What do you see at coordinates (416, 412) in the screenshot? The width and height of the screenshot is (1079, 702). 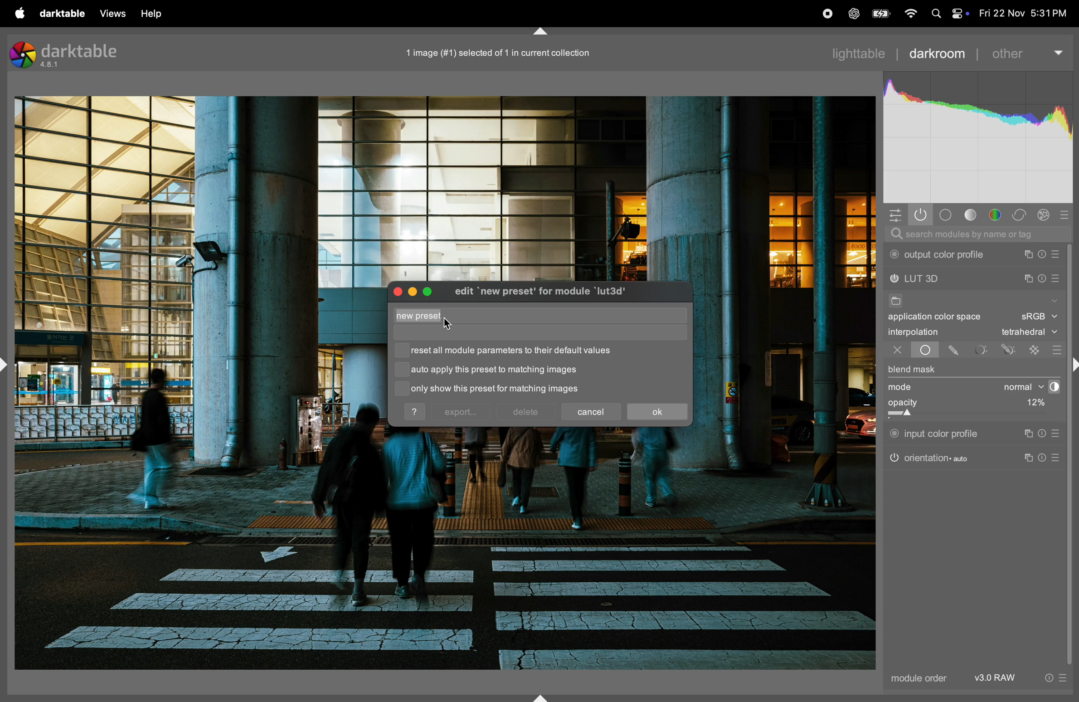 I see `help` at bounding box center [416, 412].